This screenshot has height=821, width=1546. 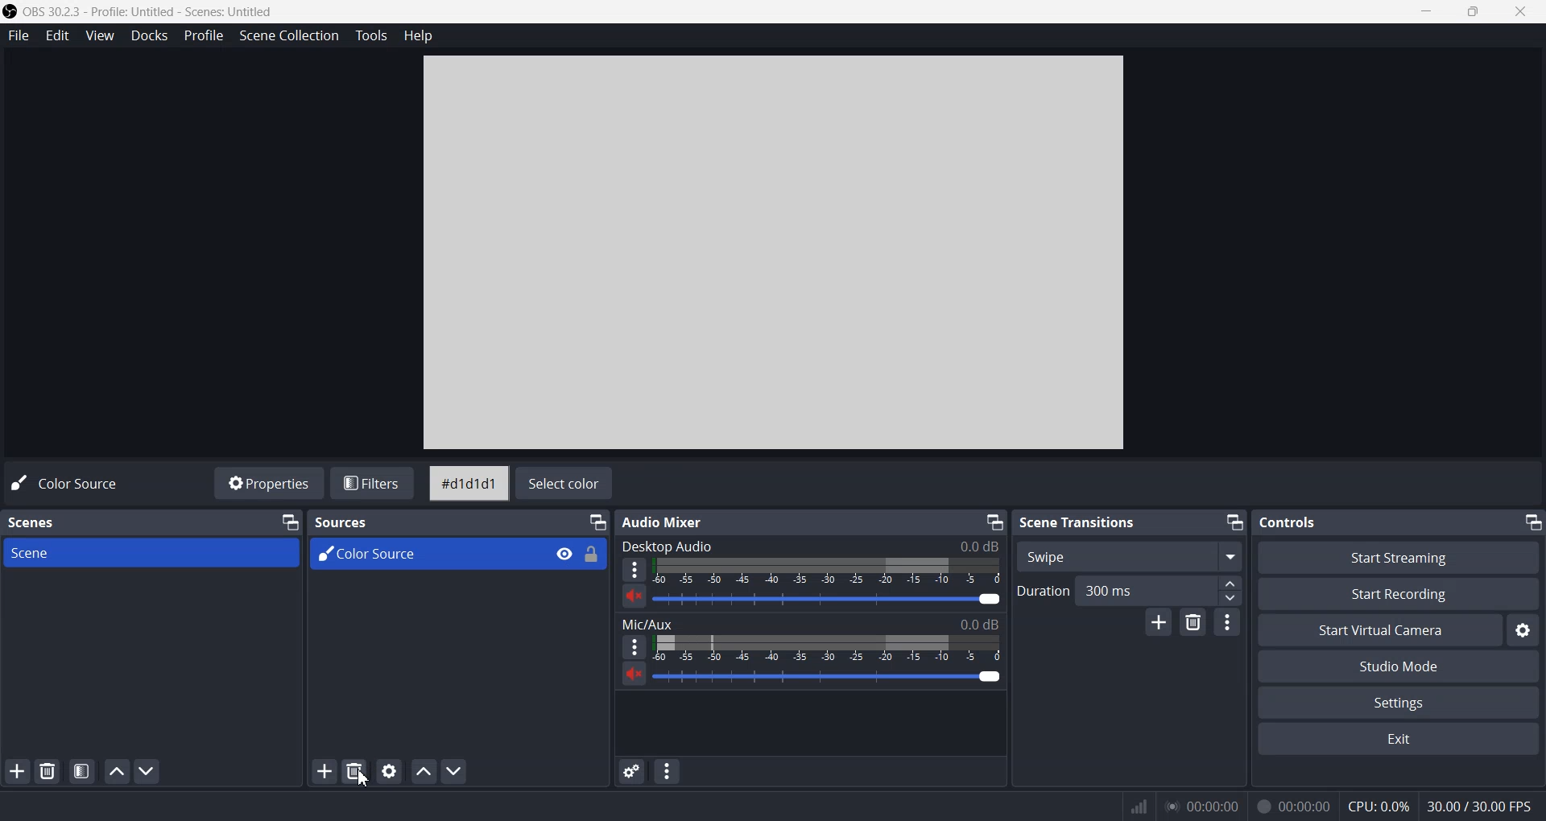 I want to click on Color Source, so click(x=72, y=482).